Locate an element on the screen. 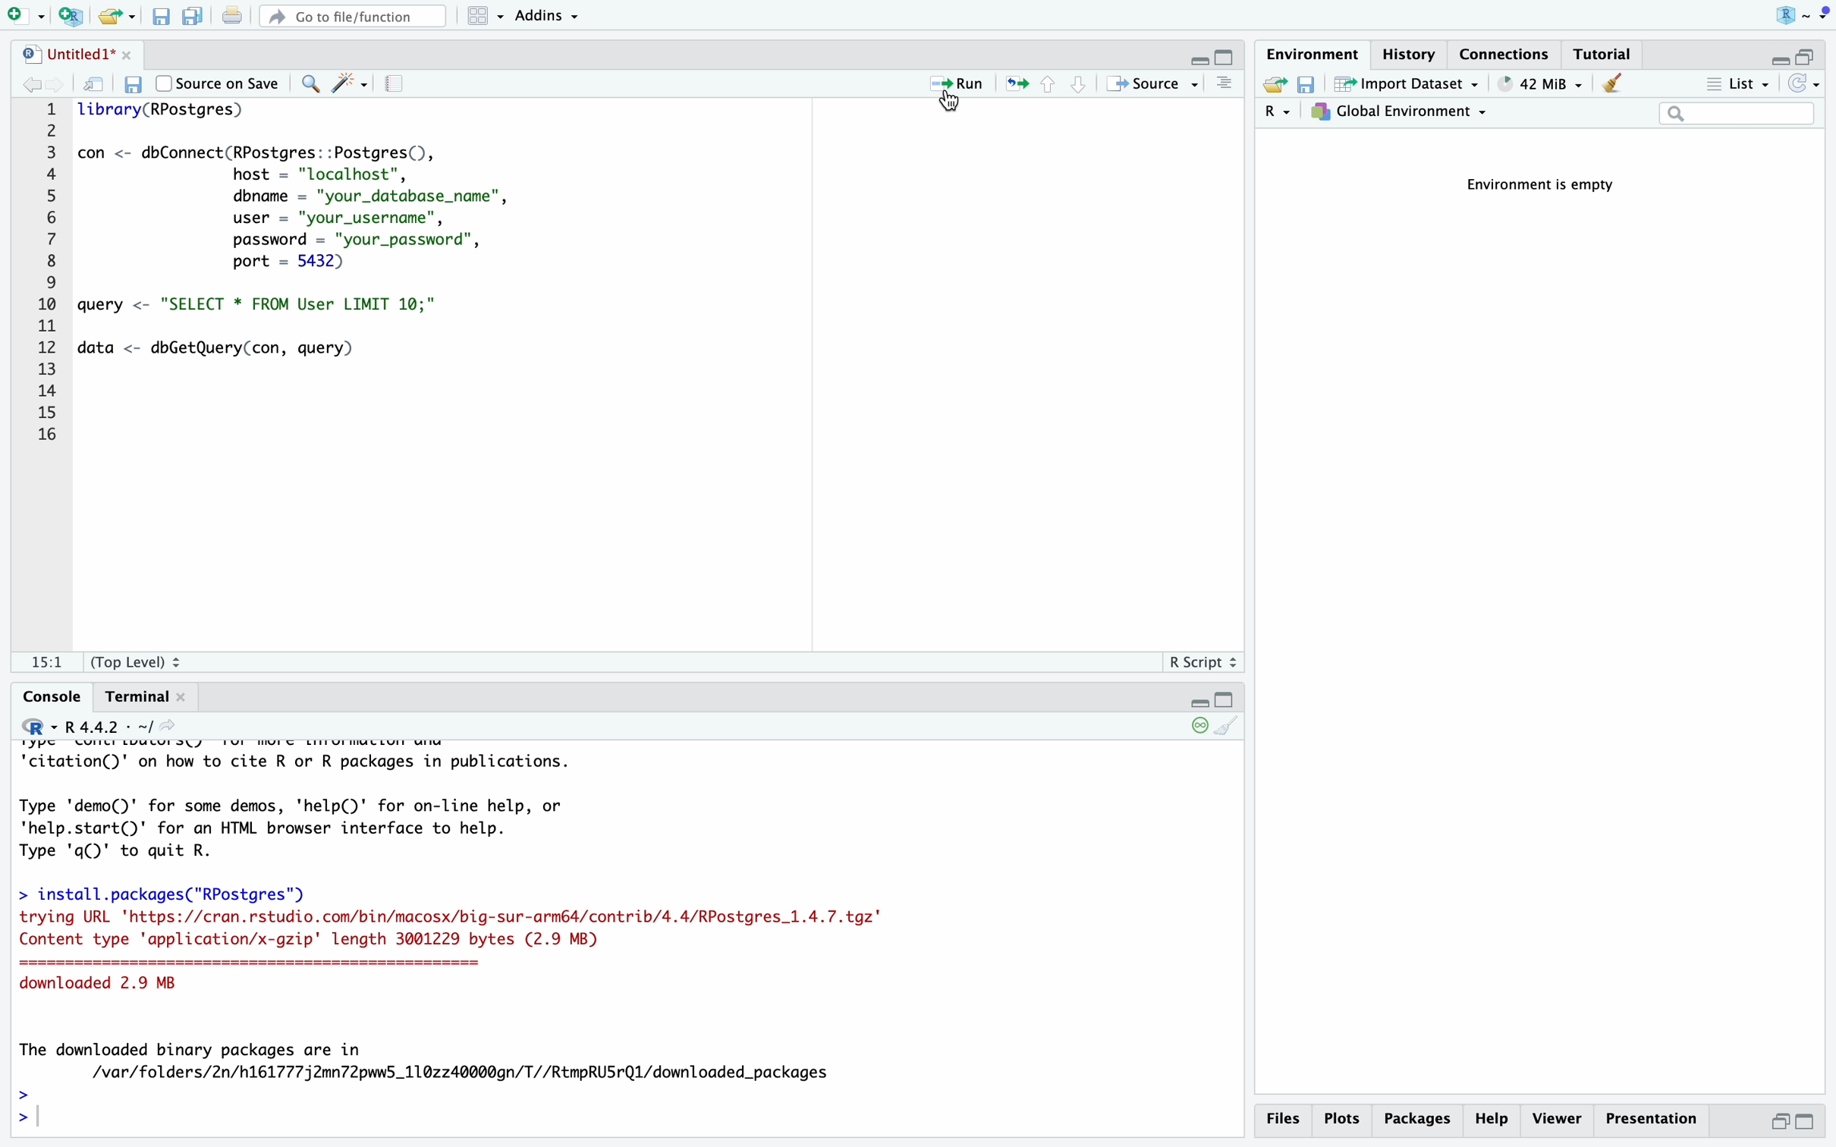 The height and width of the screenshot is (1147, 1836). 1:1 is located at coordinates (38, 665).